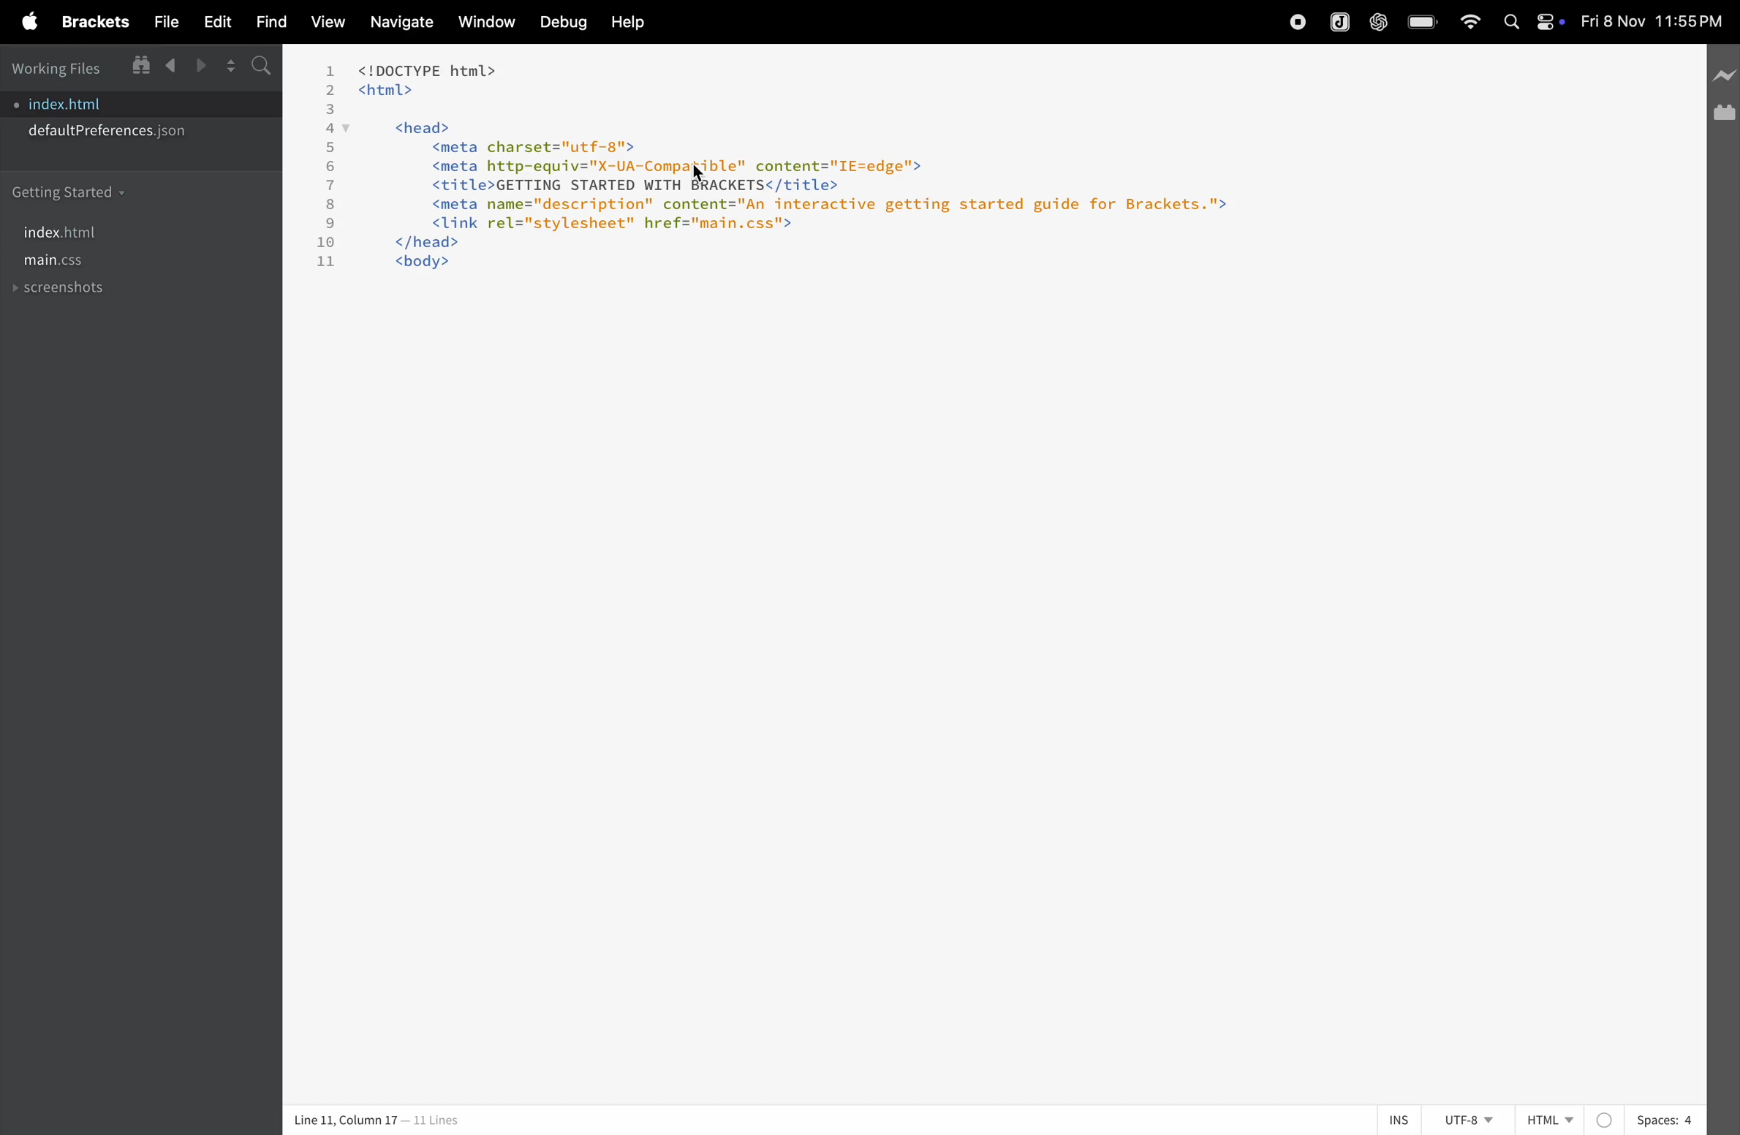 This screenshot has height=1135, width=1740. Describe the element at coordinates (260, 64) in the screenshot. I see `search` at that location.